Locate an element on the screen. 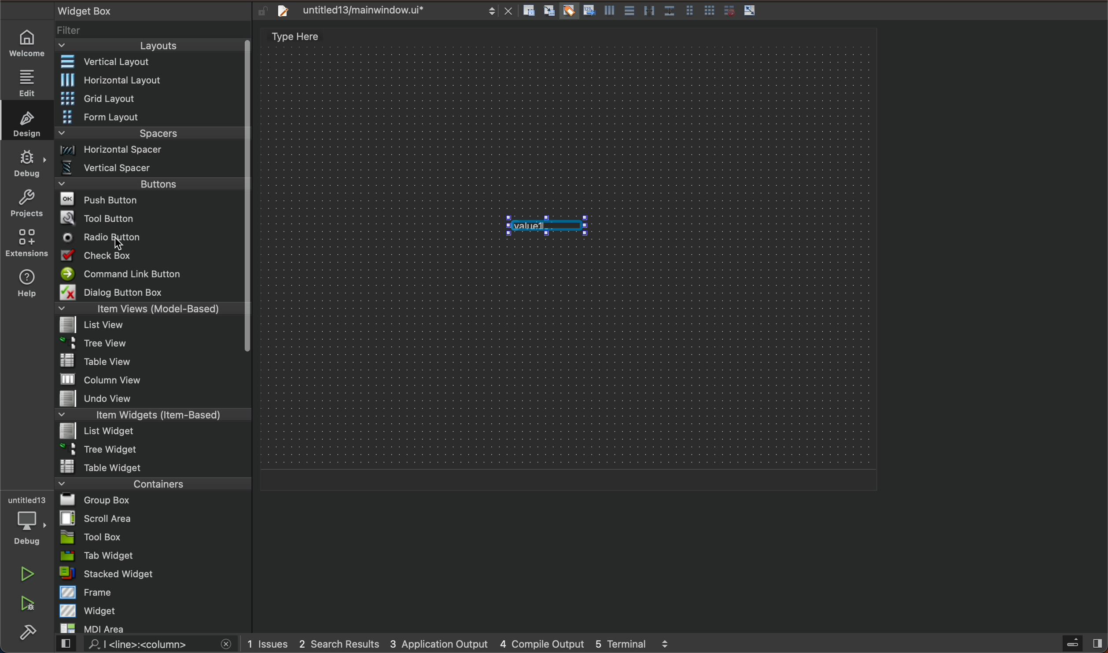 The height and width of the screenshot is (653, 1108).  is located at coordinates (152, 153).